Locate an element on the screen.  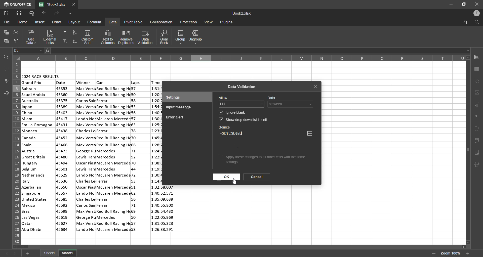
undo is located at coordinates (44, 13).